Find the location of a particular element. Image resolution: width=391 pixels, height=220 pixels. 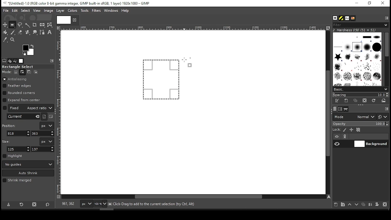

zoom level is located at coordinates (100, 204).